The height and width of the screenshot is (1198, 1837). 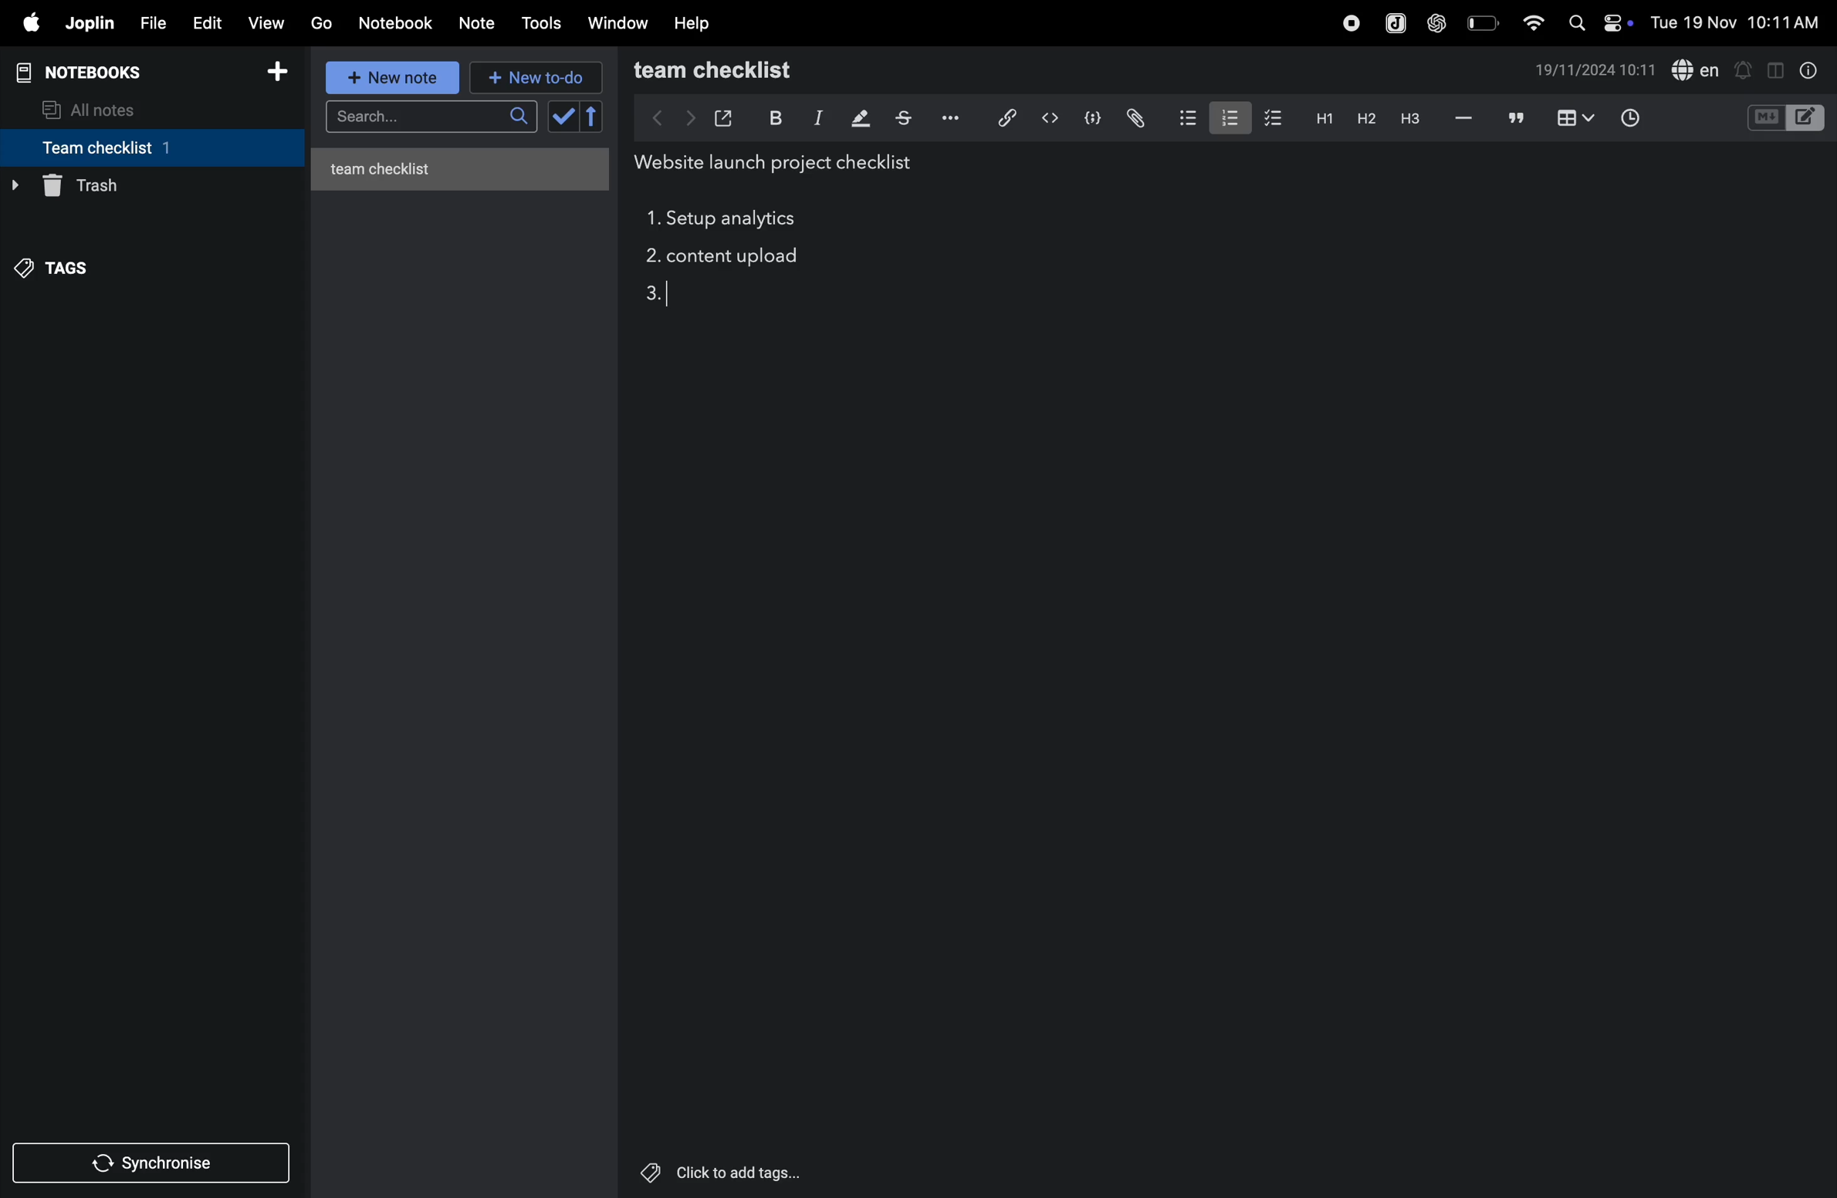 What do you see at coordinates (1184, 117) in the screenshot?
I see `bullet list` at bounding box center [1184, 117].